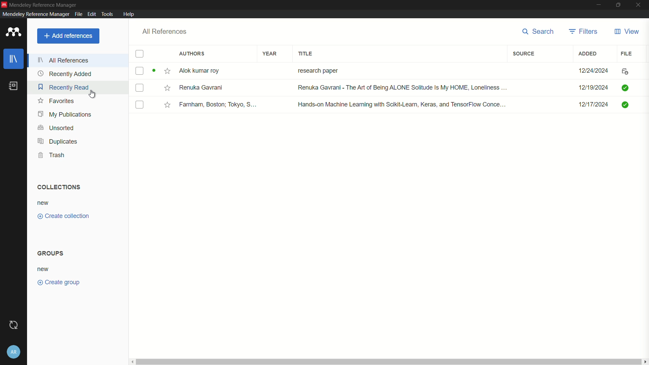  I want to click on my publications, so click(65, 114).